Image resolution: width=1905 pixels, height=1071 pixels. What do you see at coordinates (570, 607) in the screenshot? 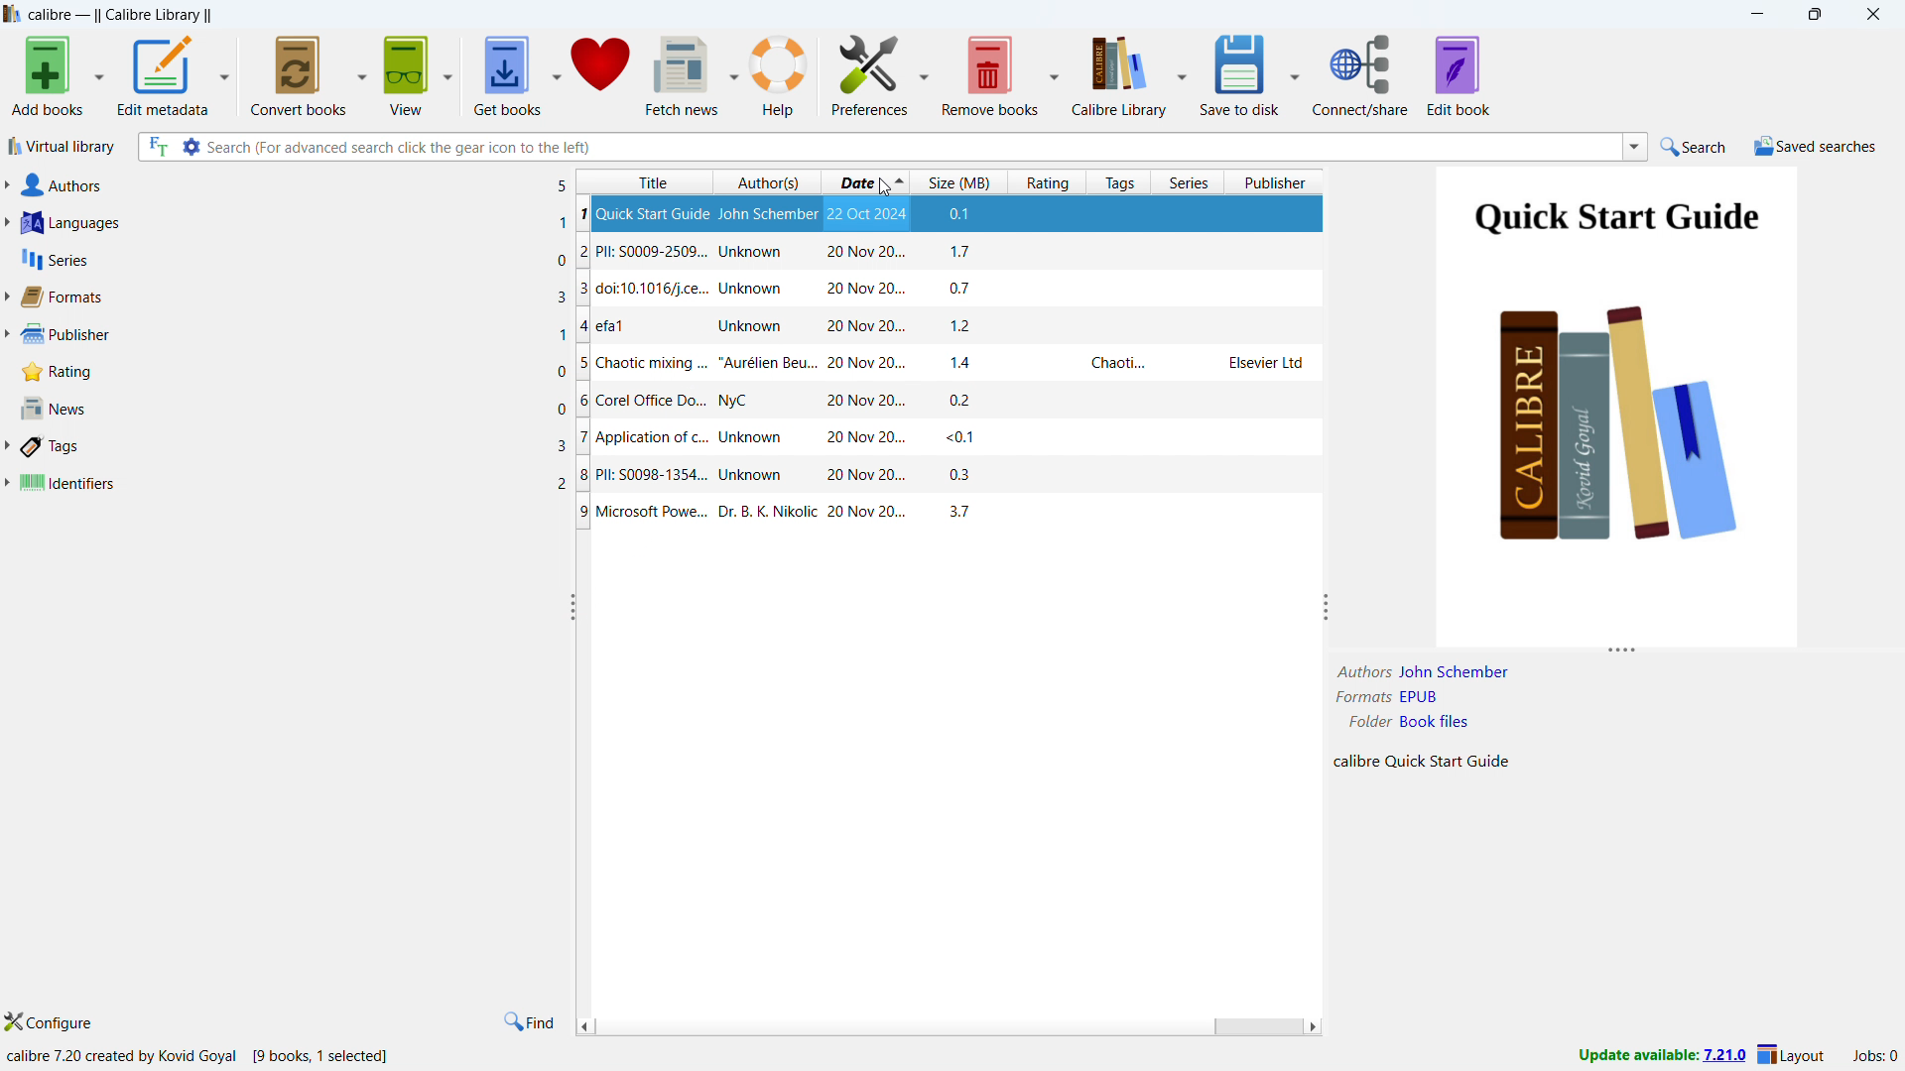
I see `resize` at bounding box center [570, 607].